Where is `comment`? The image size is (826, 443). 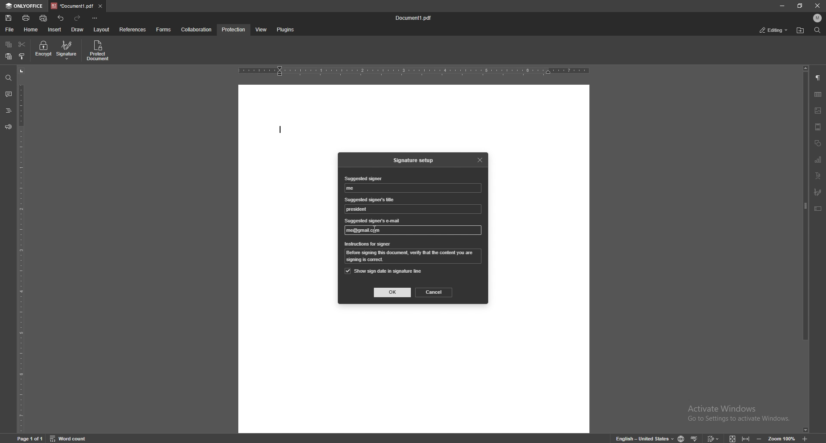
comment is located at coordinates (7, 94).